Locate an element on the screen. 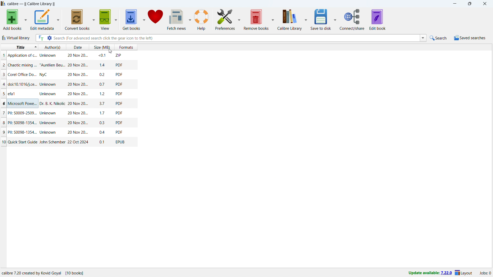 Image resolution: width=493 pixels, height=277 pixels. size is located at coordinates (102, 104).